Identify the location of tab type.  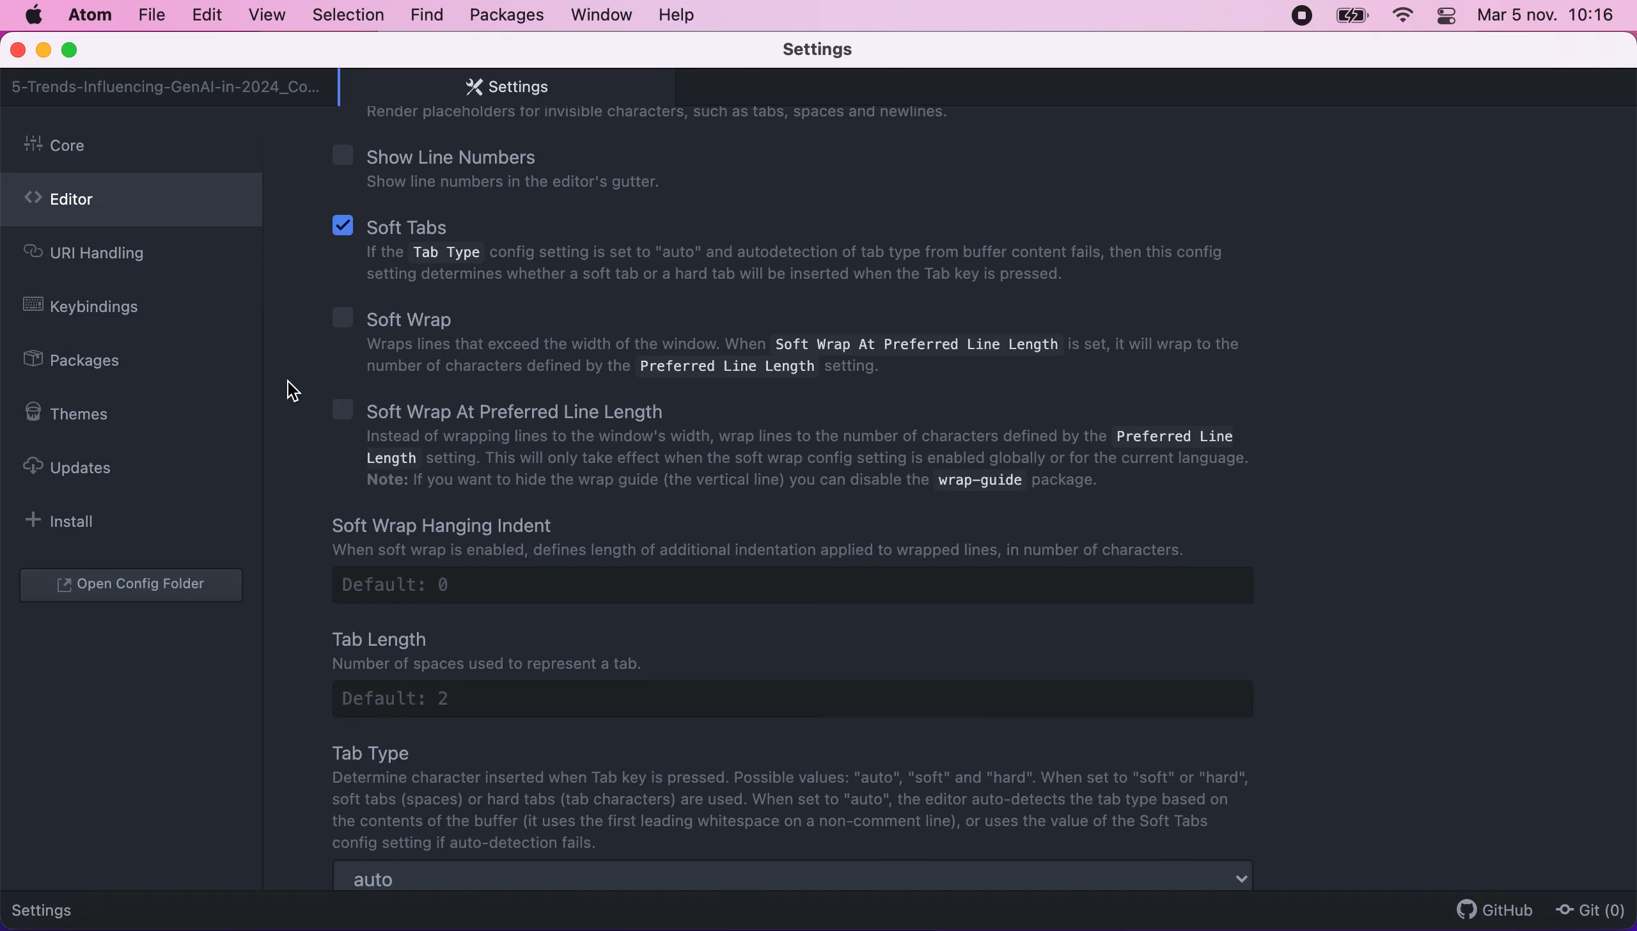
(798, 796).